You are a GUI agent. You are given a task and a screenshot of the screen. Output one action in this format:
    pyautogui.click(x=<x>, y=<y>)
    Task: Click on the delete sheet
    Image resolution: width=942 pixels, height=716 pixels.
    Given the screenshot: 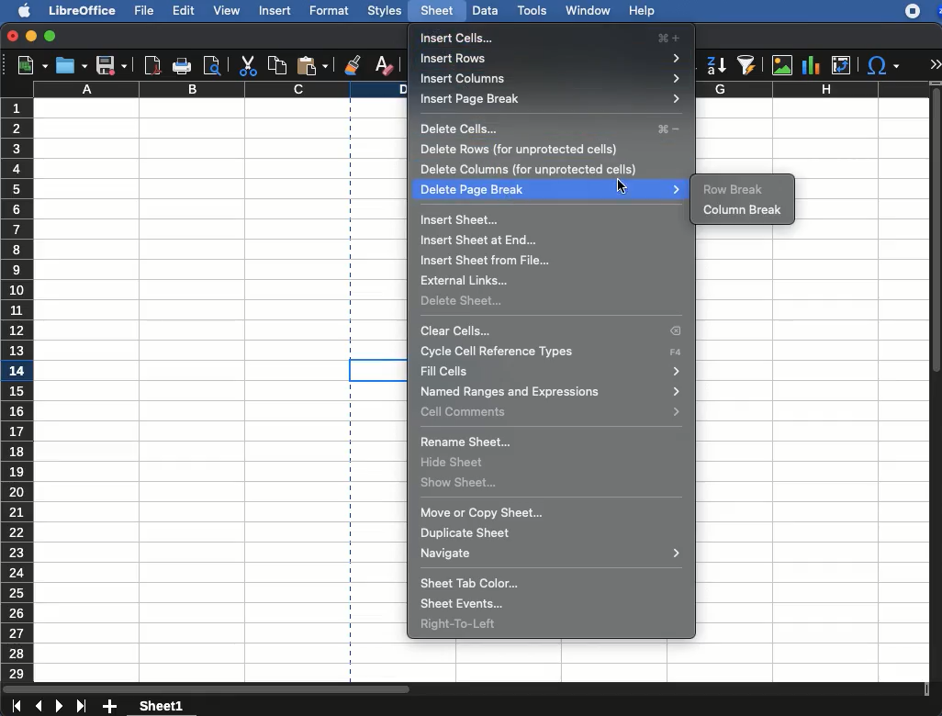 What is the action you would take?
    pyautogui.click(x=464, y=301)
    